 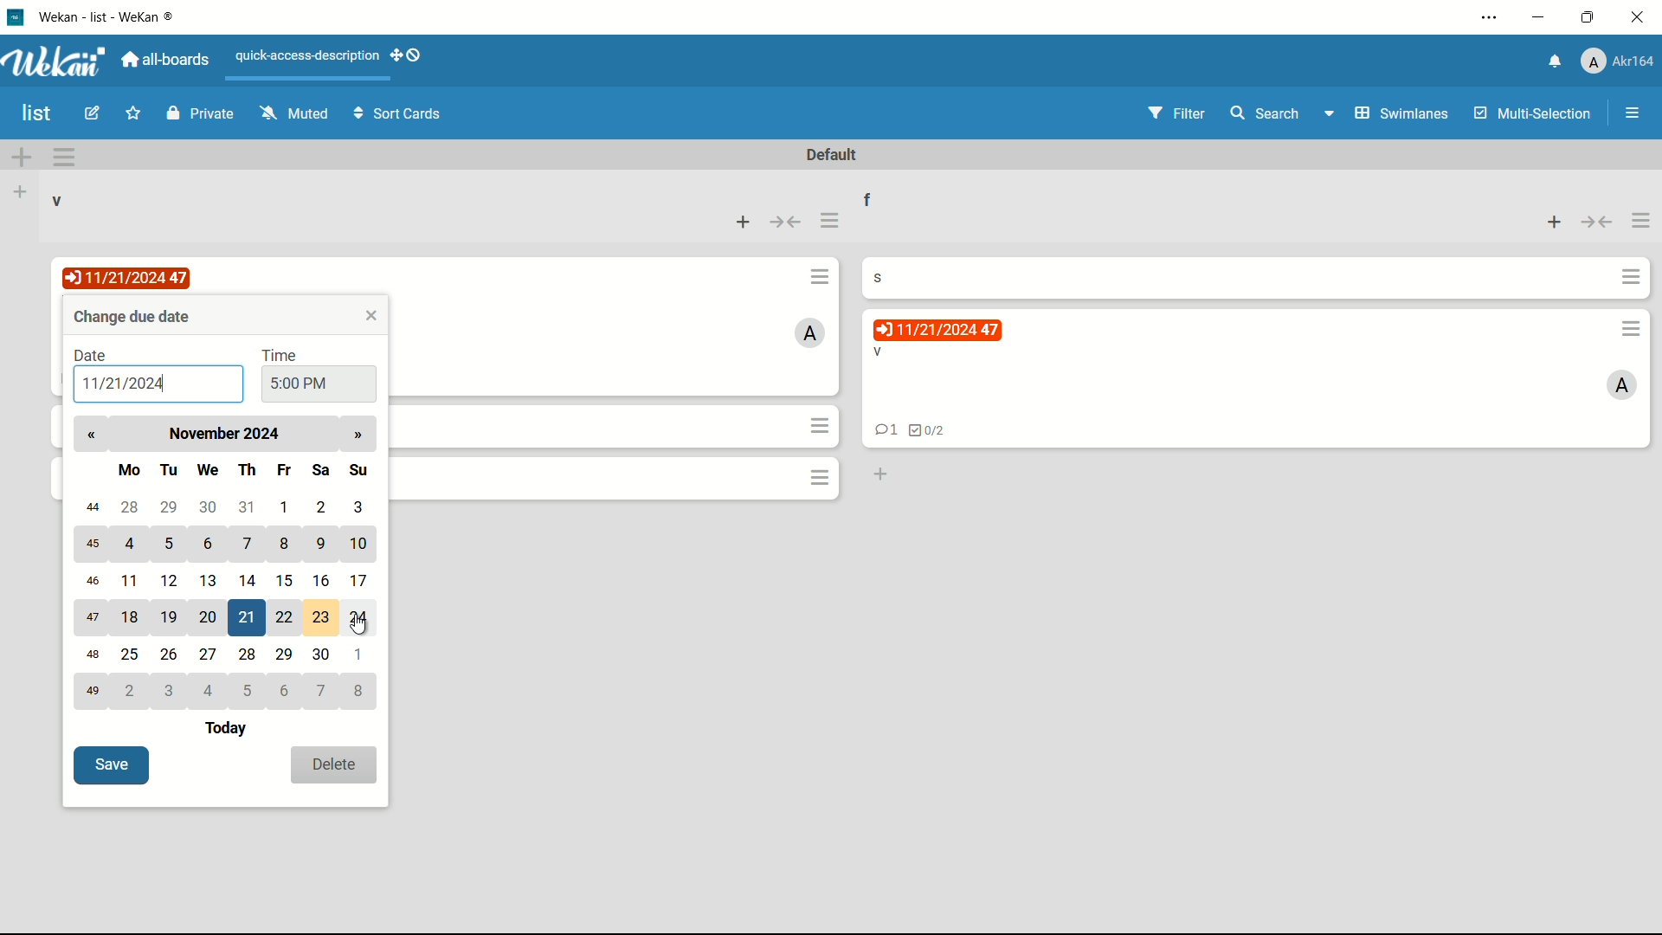 What do you see at coordinates (169, 544) in the screenshot?
I see `5` at bounding box center [169, 544].